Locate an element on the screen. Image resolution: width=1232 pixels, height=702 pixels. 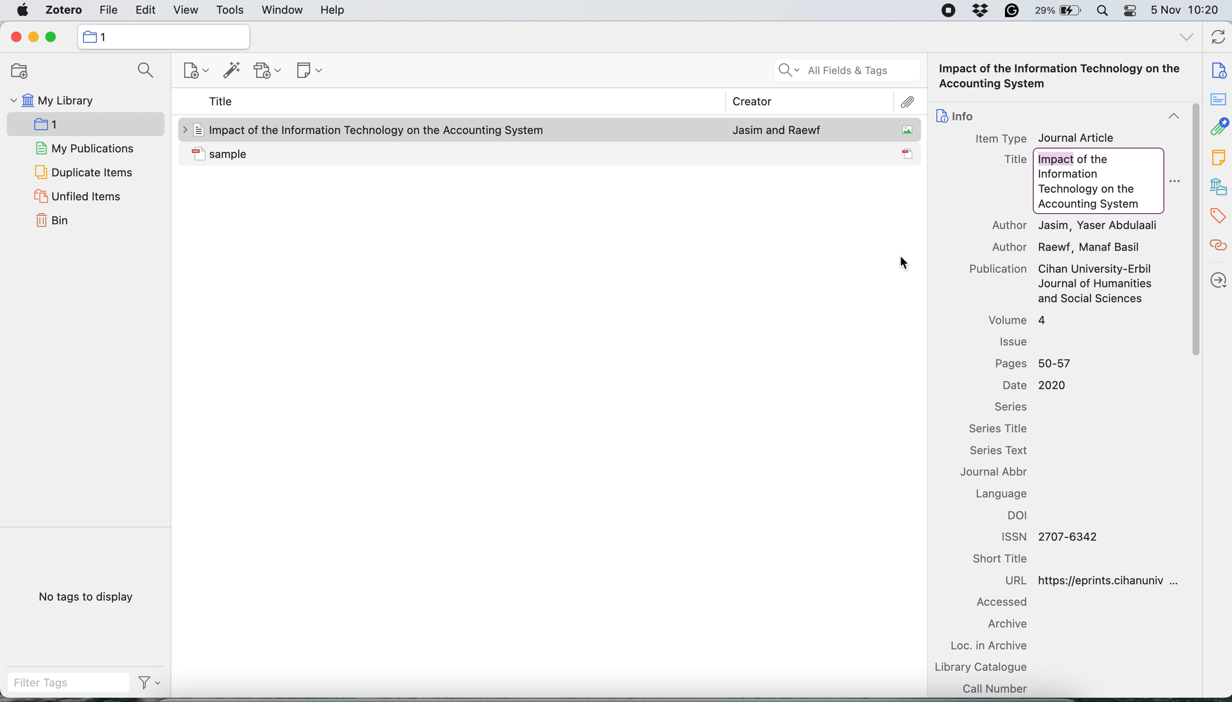
short title is located at coordinates (1003, 559).